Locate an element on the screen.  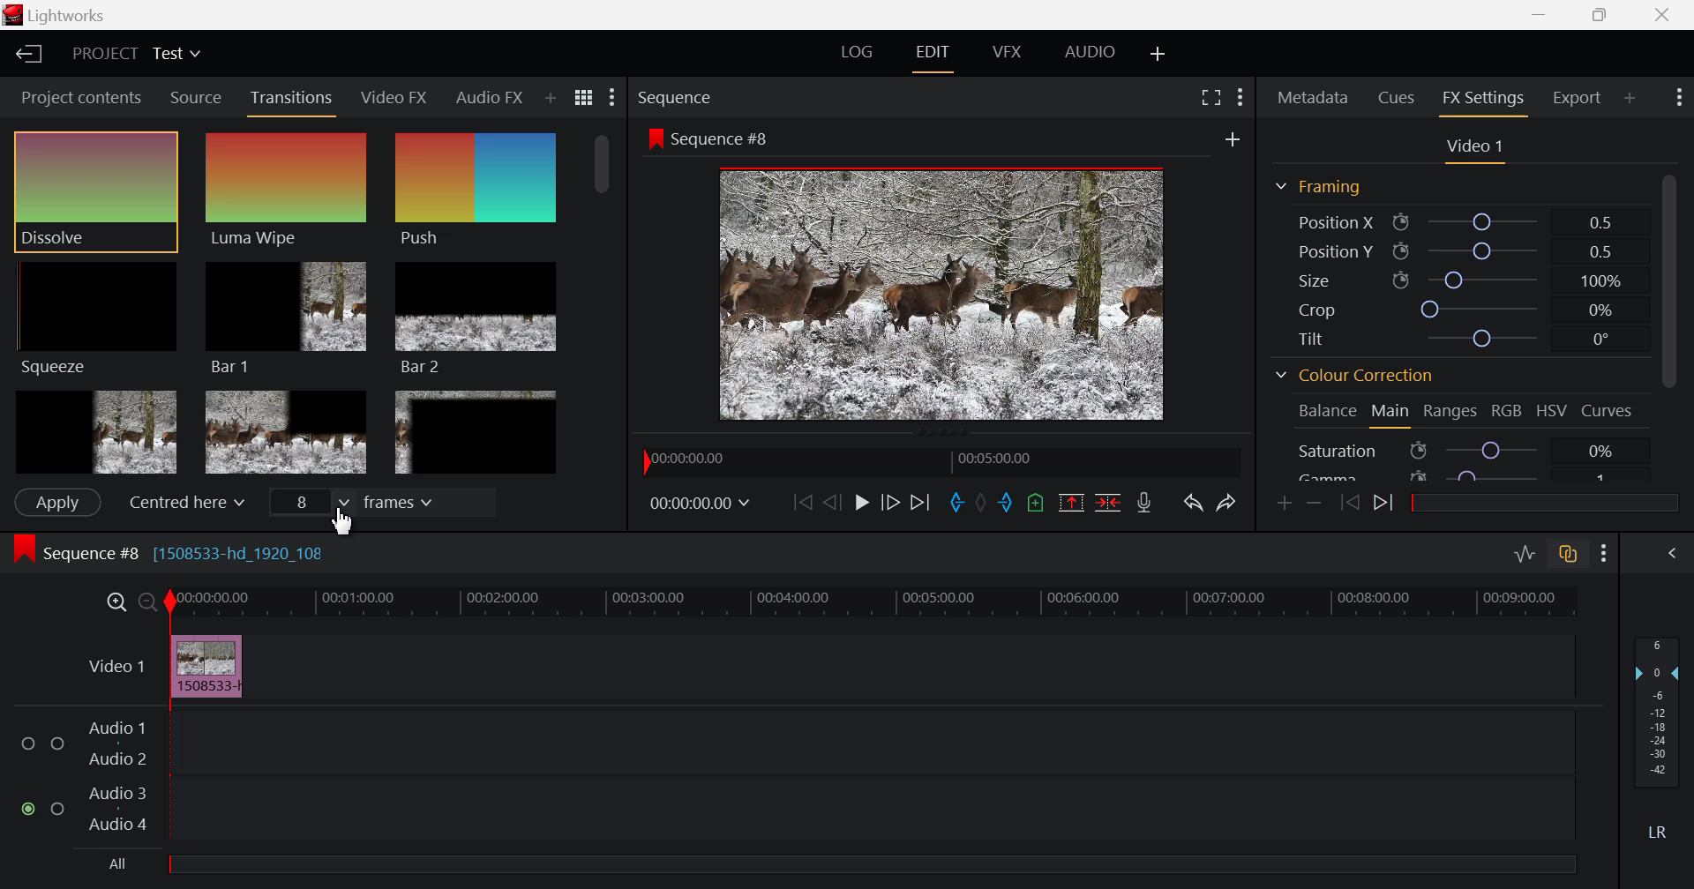
Centered here is located at coordinates (185, 501).